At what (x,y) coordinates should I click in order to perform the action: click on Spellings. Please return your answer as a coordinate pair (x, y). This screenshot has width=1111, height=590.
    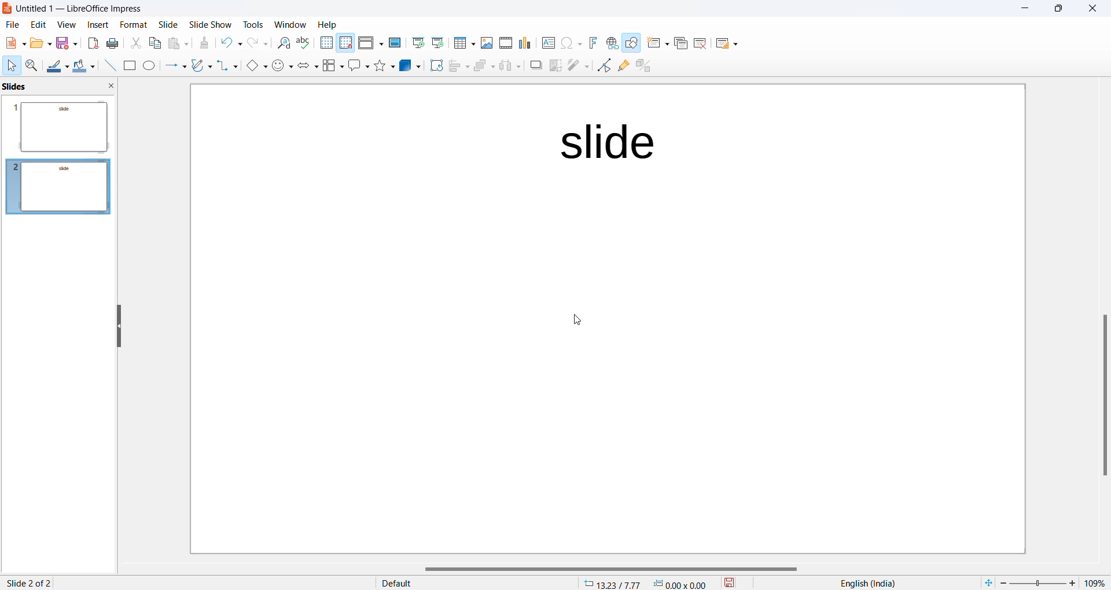
    Looking at the image, I should click on (304, 43).